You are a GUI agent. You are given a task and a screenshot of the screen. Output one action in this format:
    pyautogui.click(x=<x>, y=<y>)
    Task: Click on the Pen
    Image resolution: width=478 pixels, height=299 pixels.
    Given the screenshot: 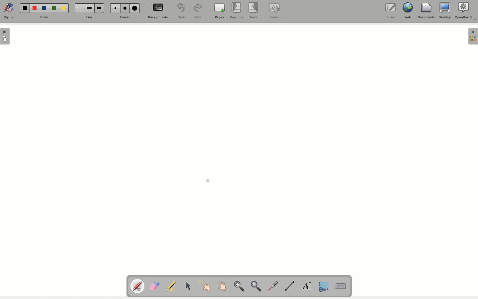 What is the action you would take?
    pyautogui.click(x=138, y=286)
    